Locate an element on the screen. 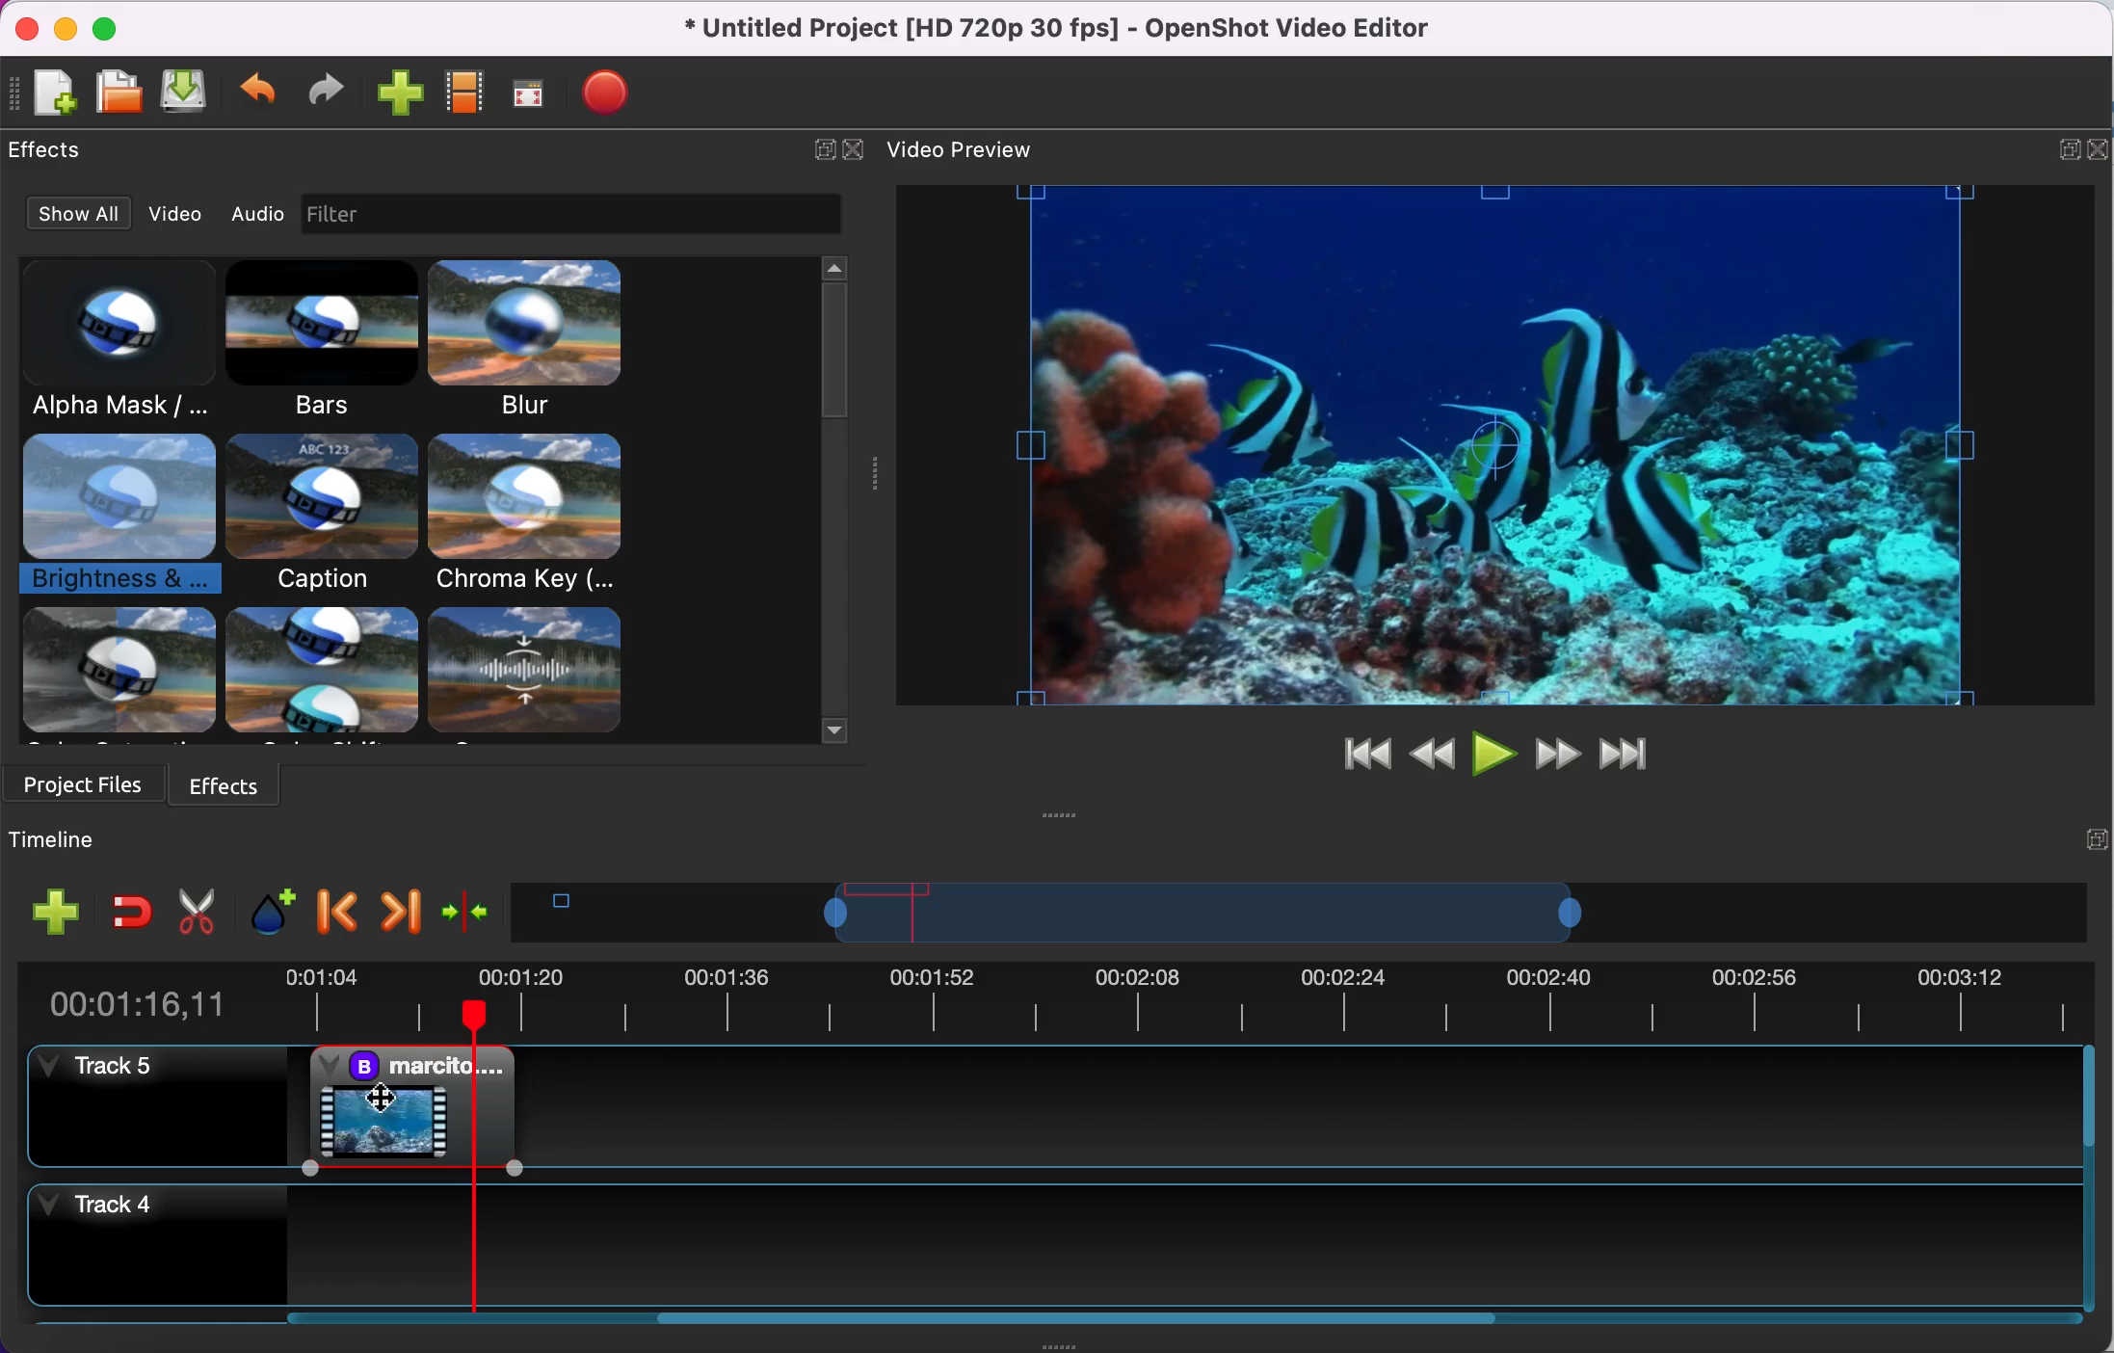 The height and width of the screenshot is (1353, 2114). next marker is located at coordinates (398, 908).